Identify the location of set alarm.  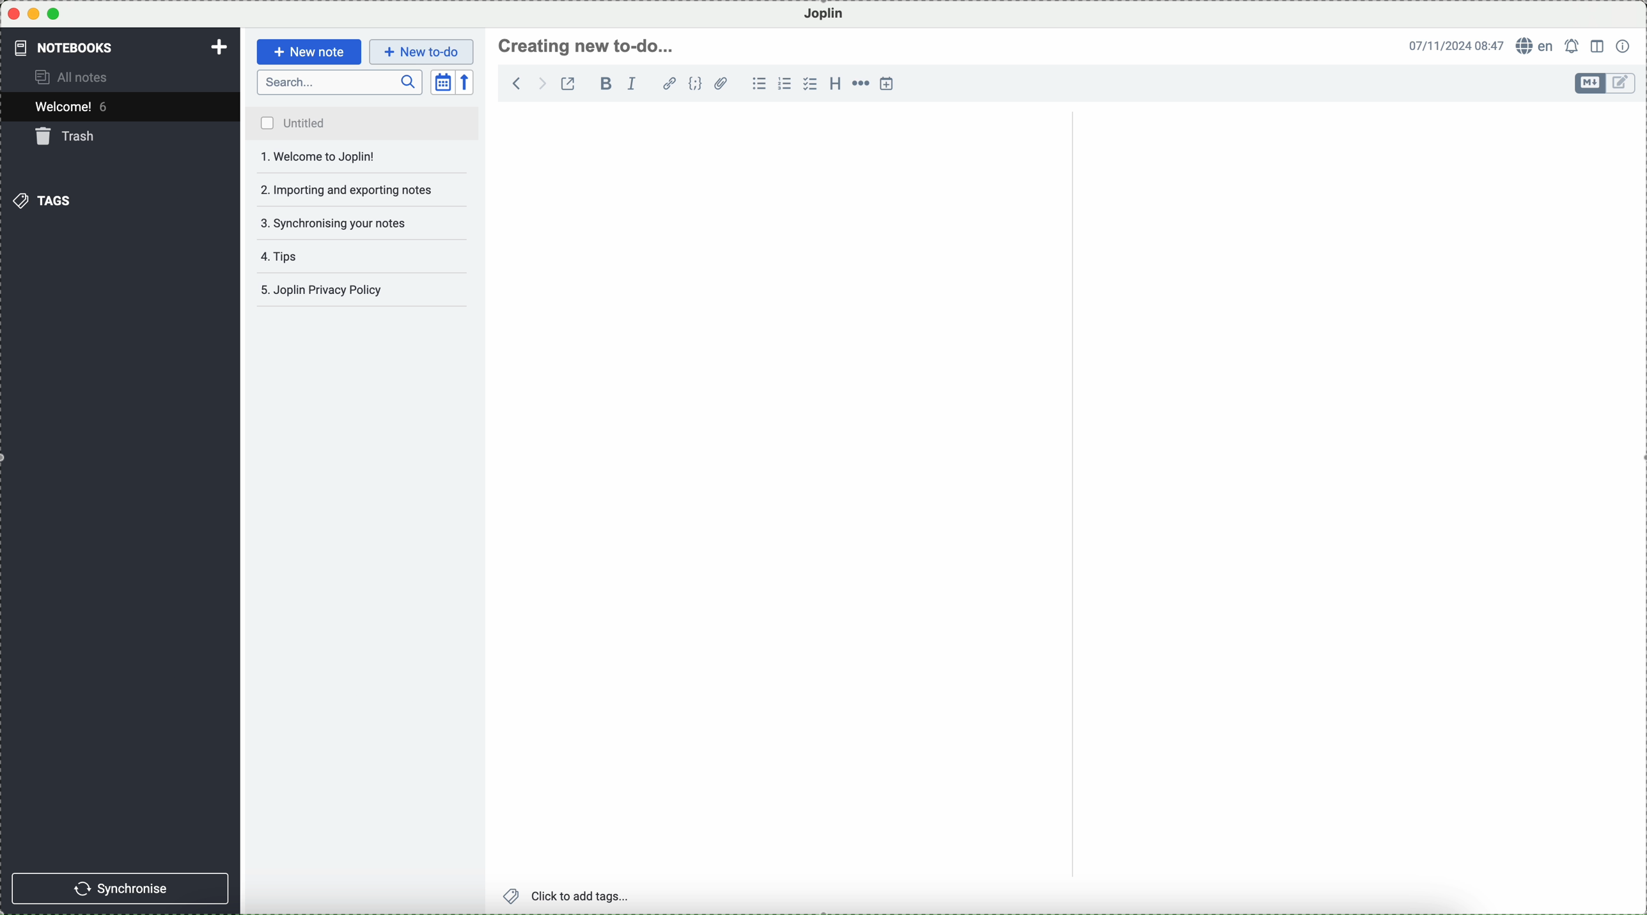
(1573, 46).